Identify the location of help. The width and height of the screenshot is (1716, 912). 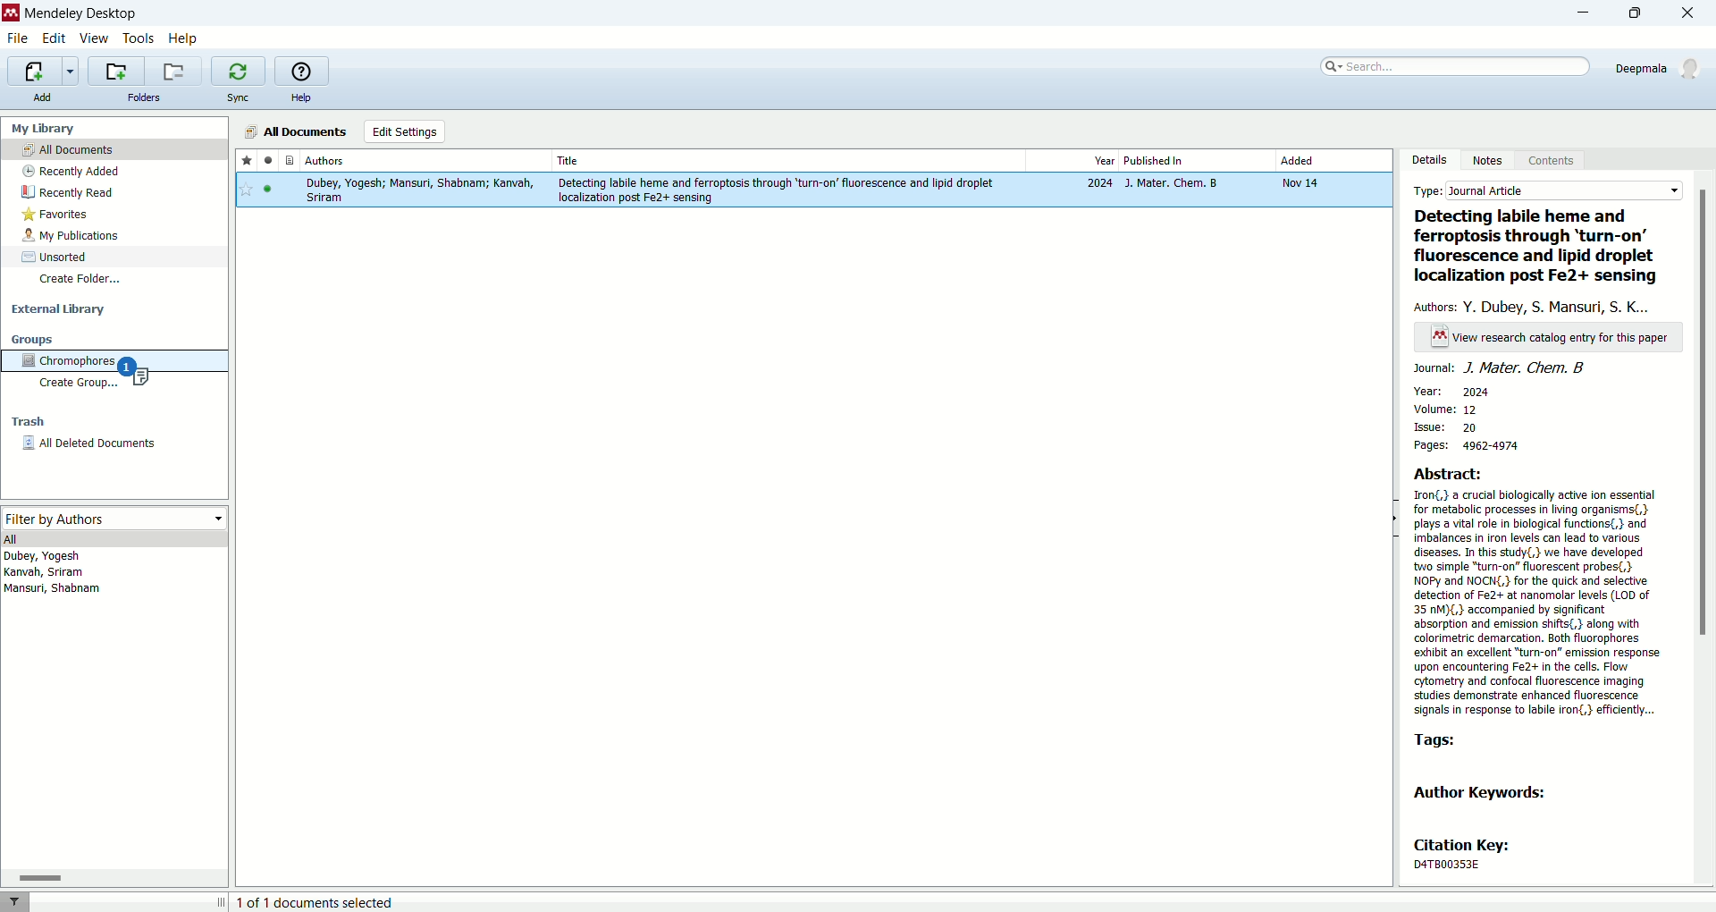
(183, 38).